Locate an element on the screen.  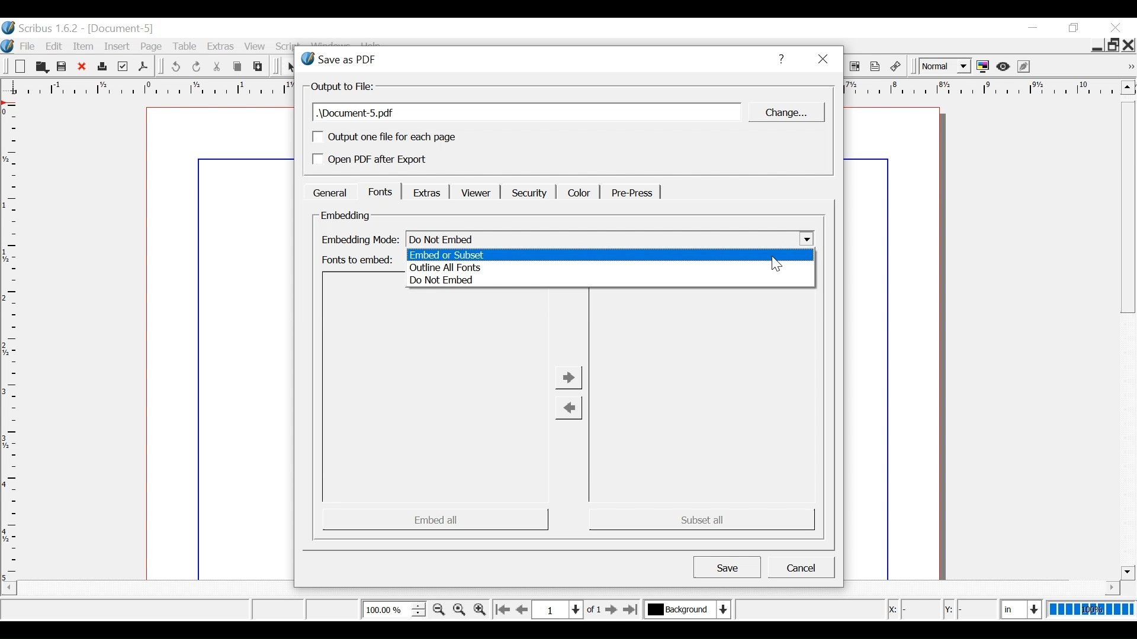
Embed Preview is located at coordinates (436, 396).